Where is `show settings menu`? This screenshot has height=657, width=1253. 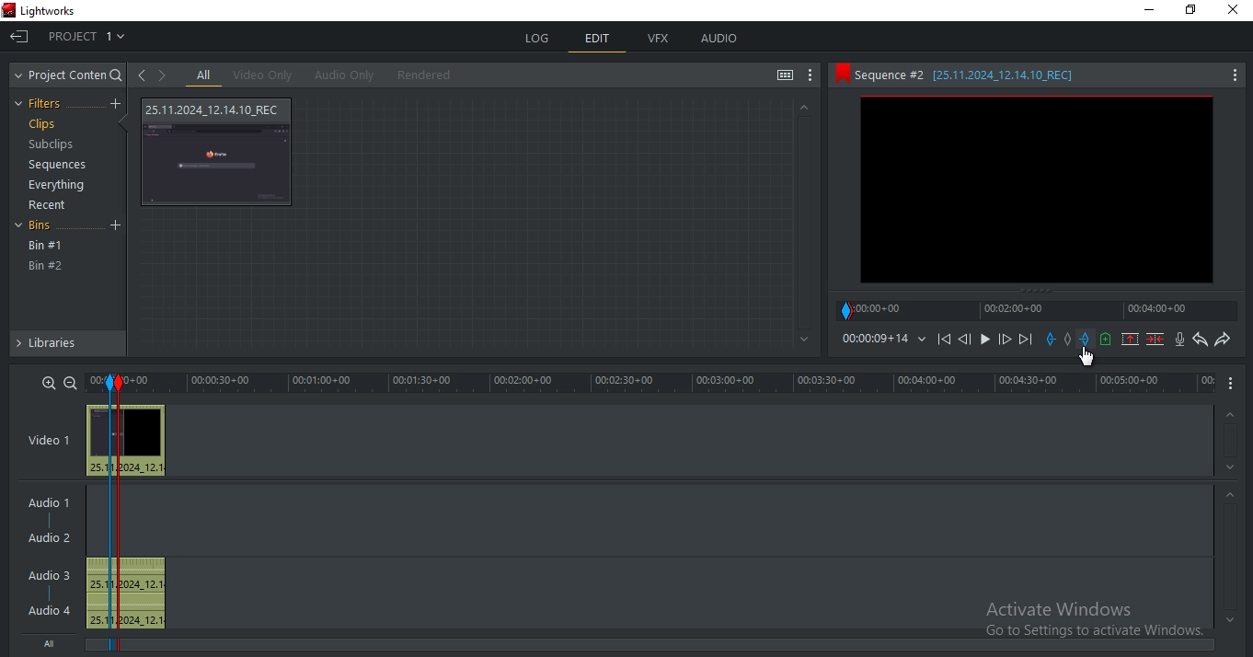 show settings menu is located at coordinates (811, 77).